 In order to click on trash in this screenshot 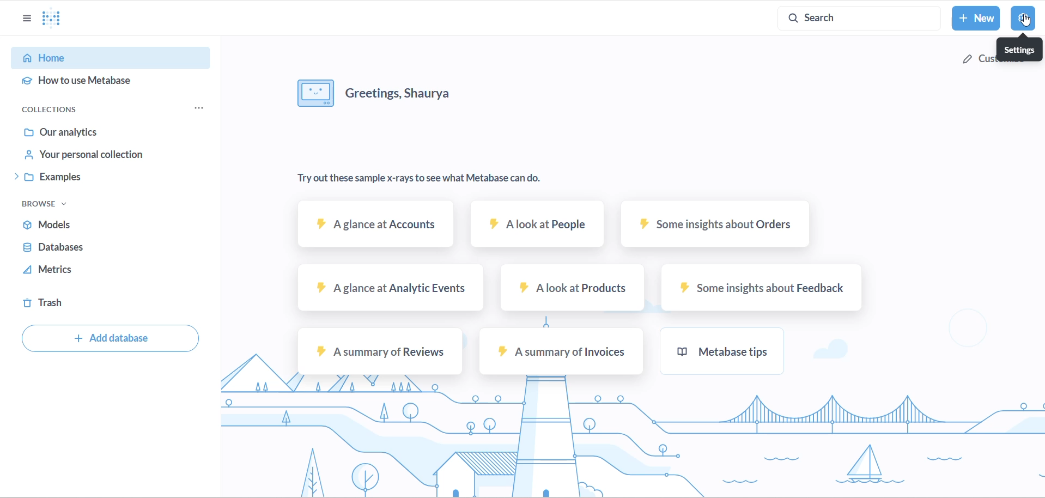, I will do `click(66, 305)`.